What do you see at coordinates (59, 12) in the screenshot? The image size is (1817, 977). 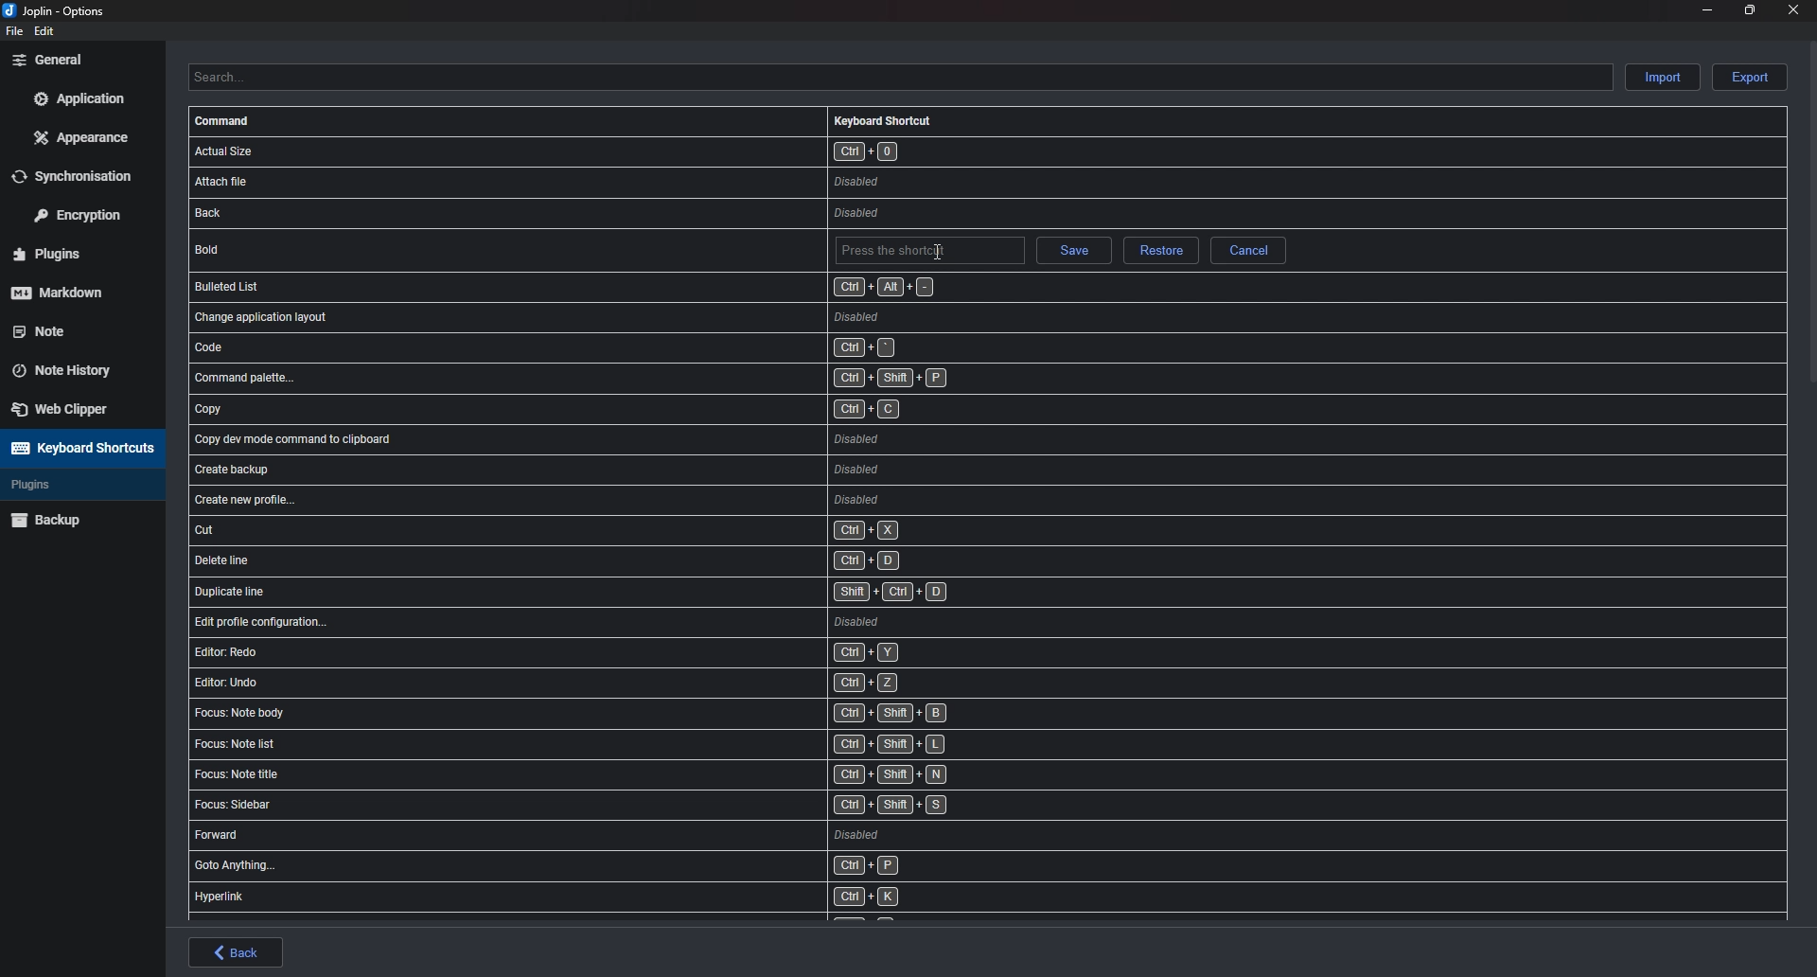 I see `options` at bounding box center [59, 12].